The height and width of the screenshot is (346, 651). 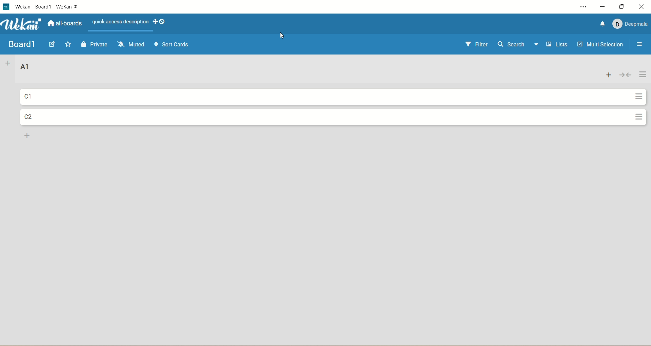 What do you see at coordinates (626, 74) in the screenshot?
I see `collapse` at bounding box center [626, 74].